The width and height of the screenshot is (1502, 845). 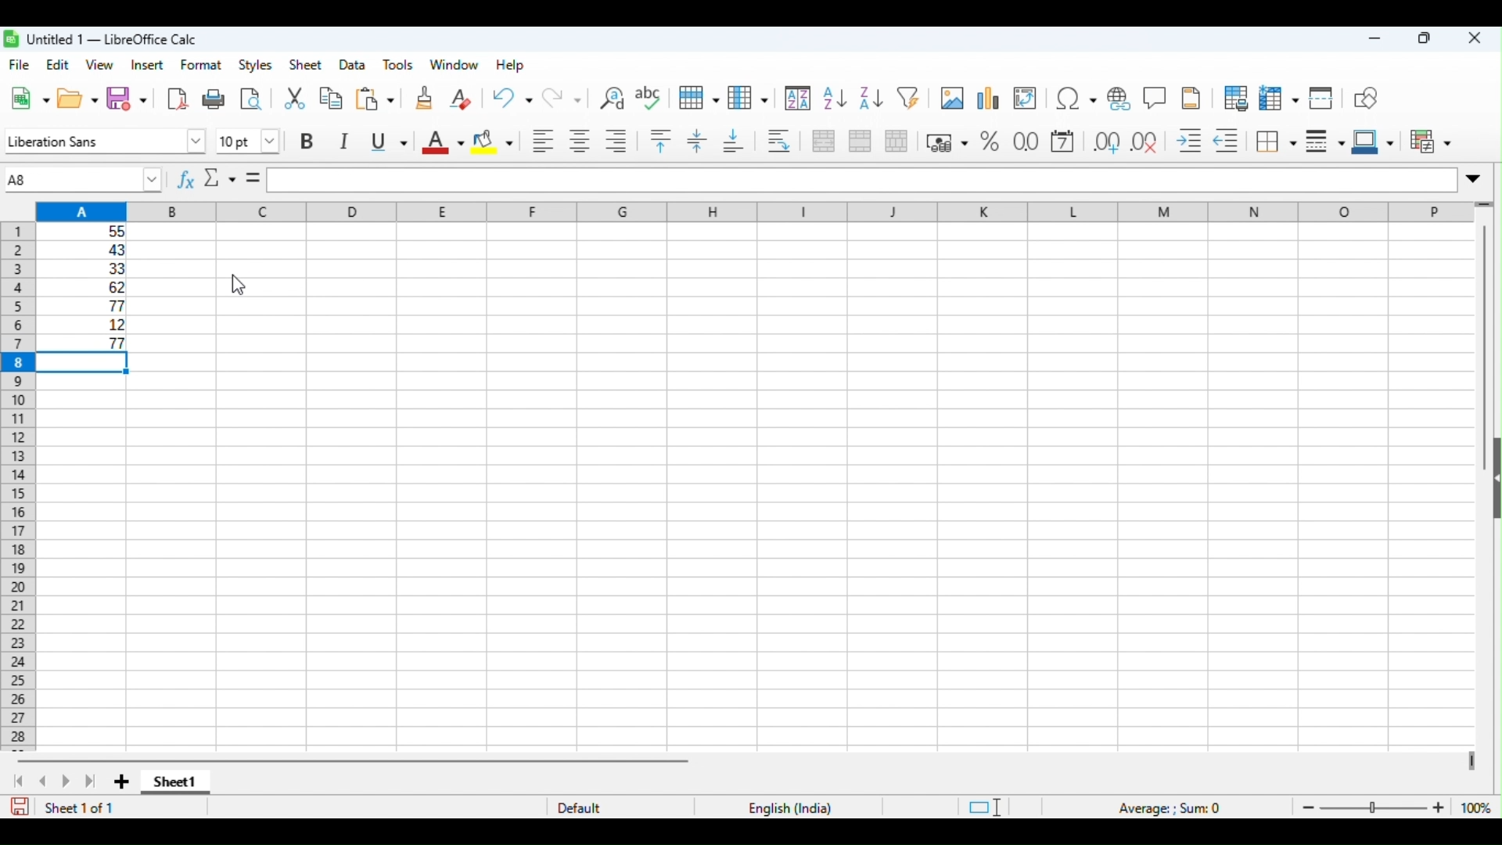 I want to click on border style, so click(x=1324, y=139).